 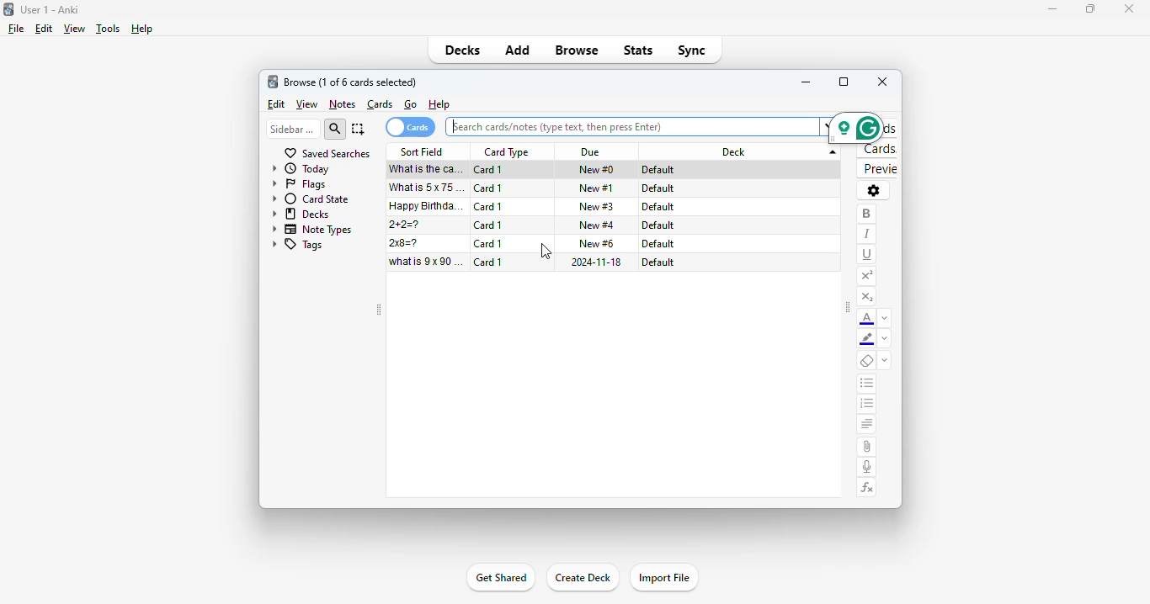 What do you see at coordinates (411, 104) in the screenshot?
I see `go` at bounding box center [411, 104].